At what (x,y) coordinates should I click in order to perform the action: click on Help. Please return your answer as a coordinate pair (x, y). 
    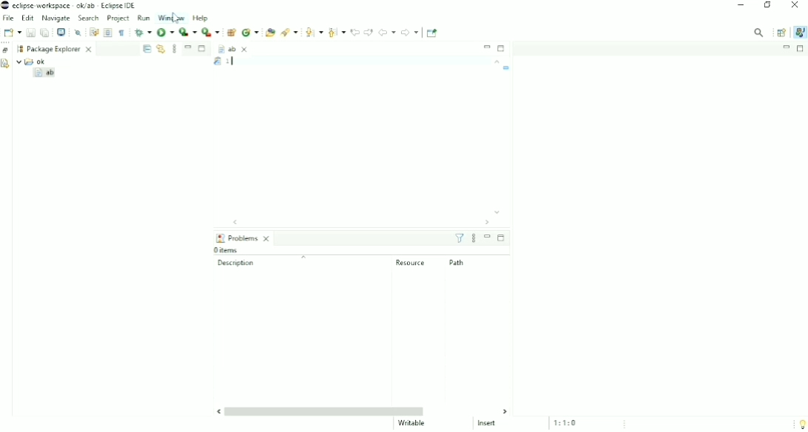
    Looking at the image, I should click on (201, 18).